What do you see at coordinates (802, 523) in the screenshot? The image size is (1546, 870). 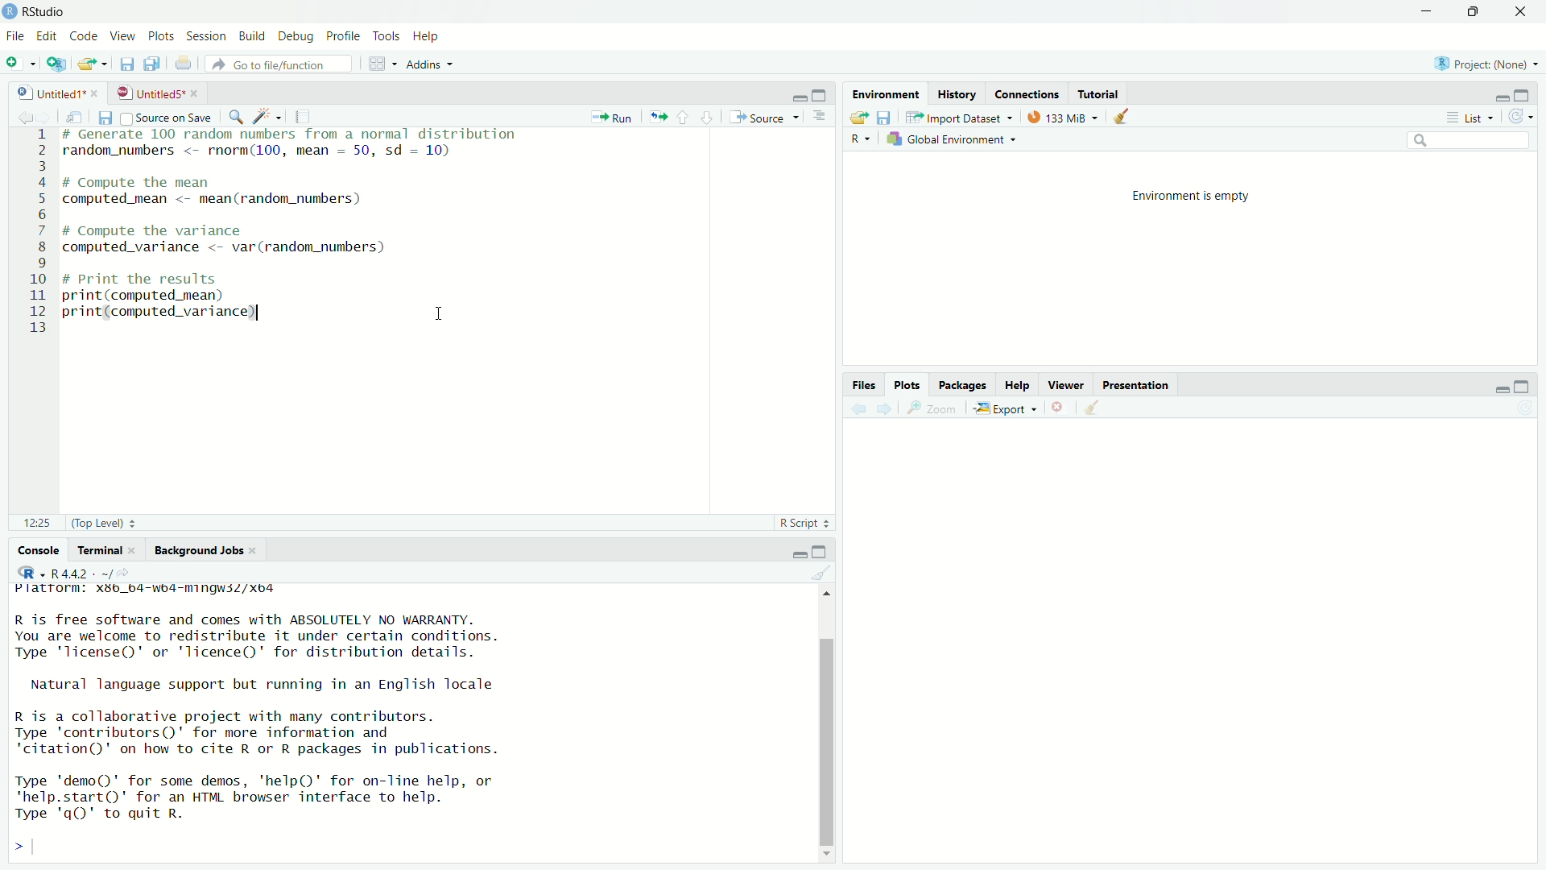 I see `R Script` at bounding box center [802, 523].